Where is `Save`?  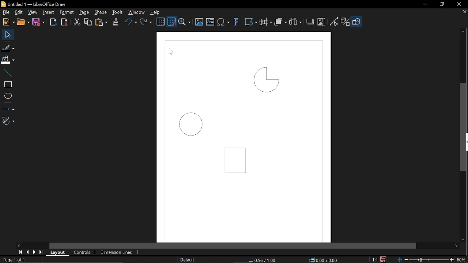 Save is located at coordinates (382, 259).